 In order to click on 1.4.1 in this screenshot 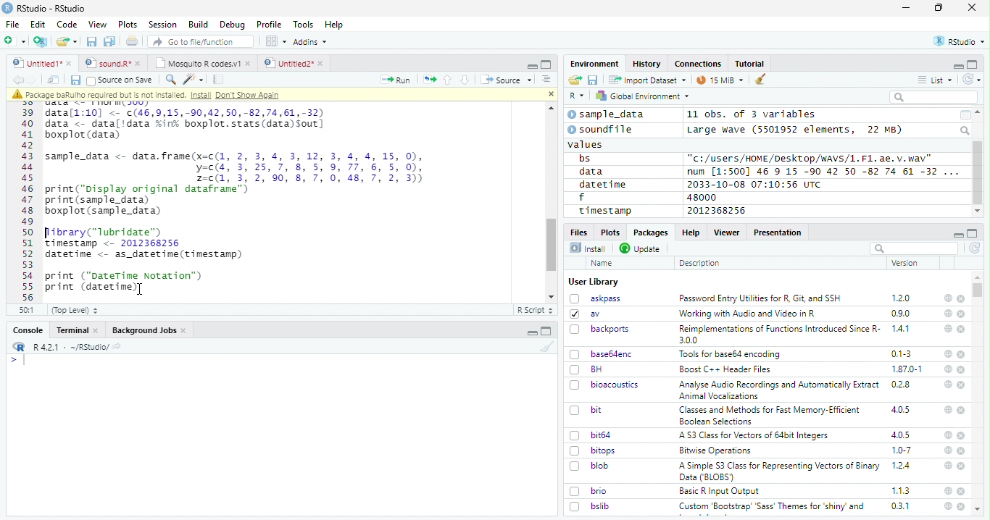, I will do `click(902, 328)`.